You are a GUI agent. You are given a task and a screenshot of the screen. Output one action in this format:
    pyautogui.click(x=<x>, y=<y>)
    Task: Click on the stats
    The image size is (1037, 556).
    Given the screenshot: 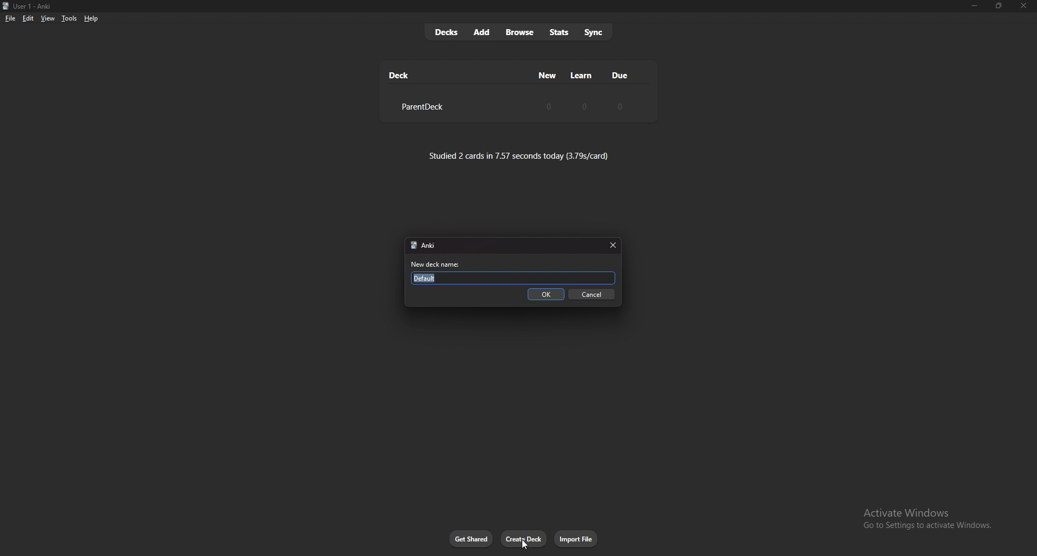 What is the action you would take?
    pyautogui.click(x=559, y=32)
    